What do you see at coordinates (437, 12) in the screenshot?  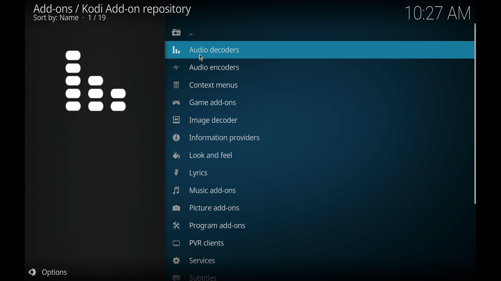 I see `10.27 am` at bounding box center [437, 12].